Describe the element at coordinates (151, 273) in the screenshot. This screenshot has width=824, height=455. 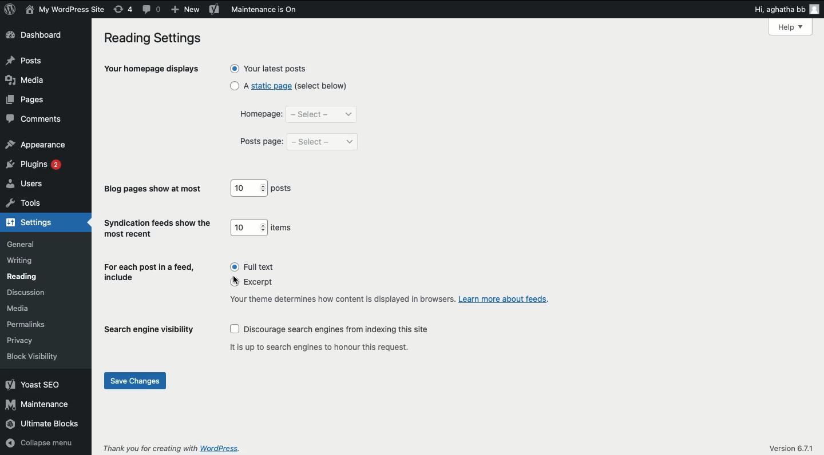
I see `for each post in a feed, include` at that location.